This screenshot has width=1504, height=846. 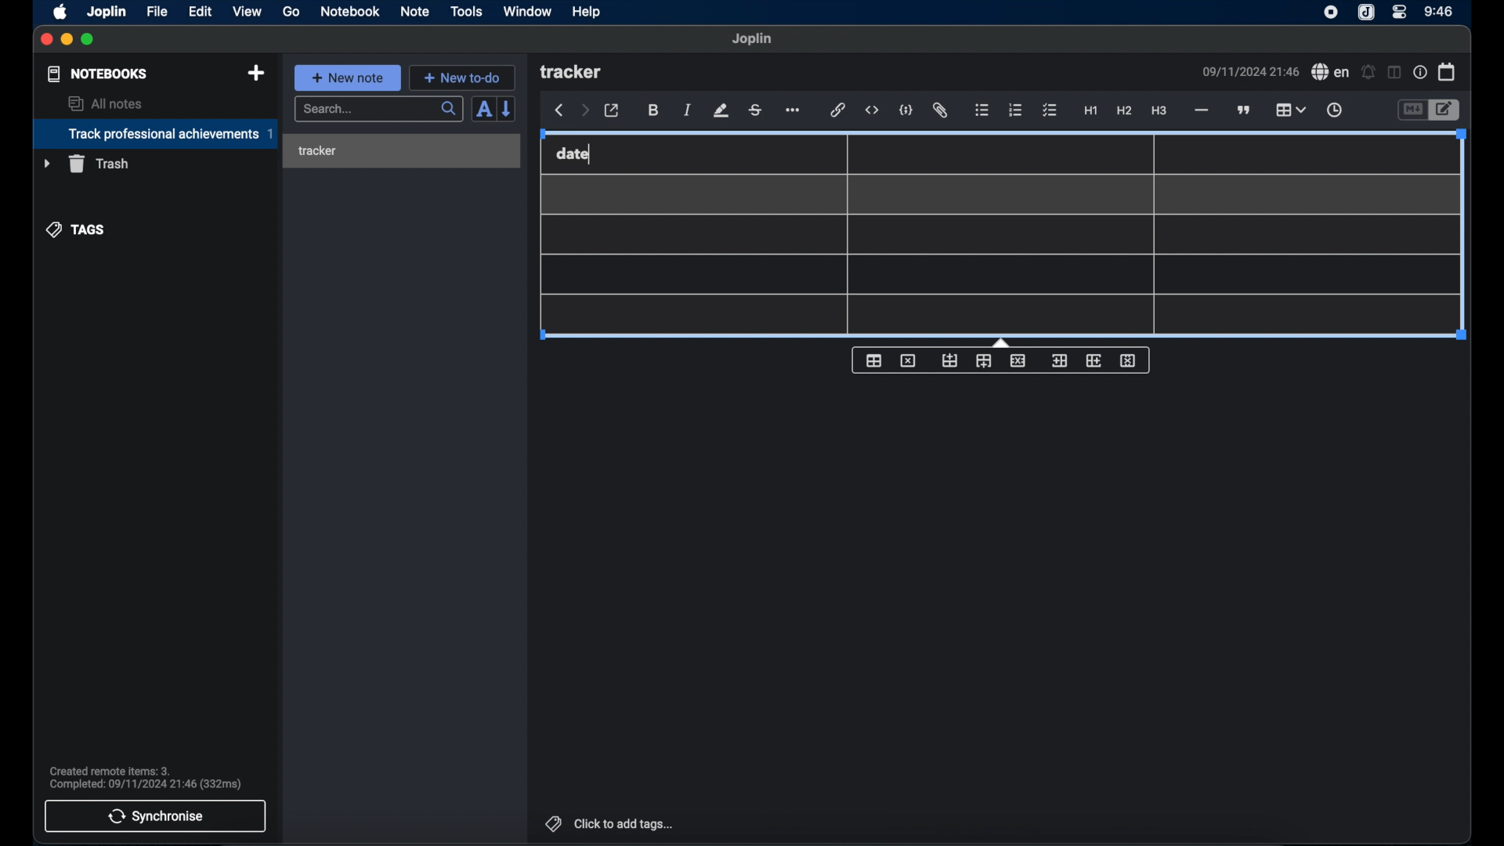 I want to click on hyperlink, so click(x=838, y=110).